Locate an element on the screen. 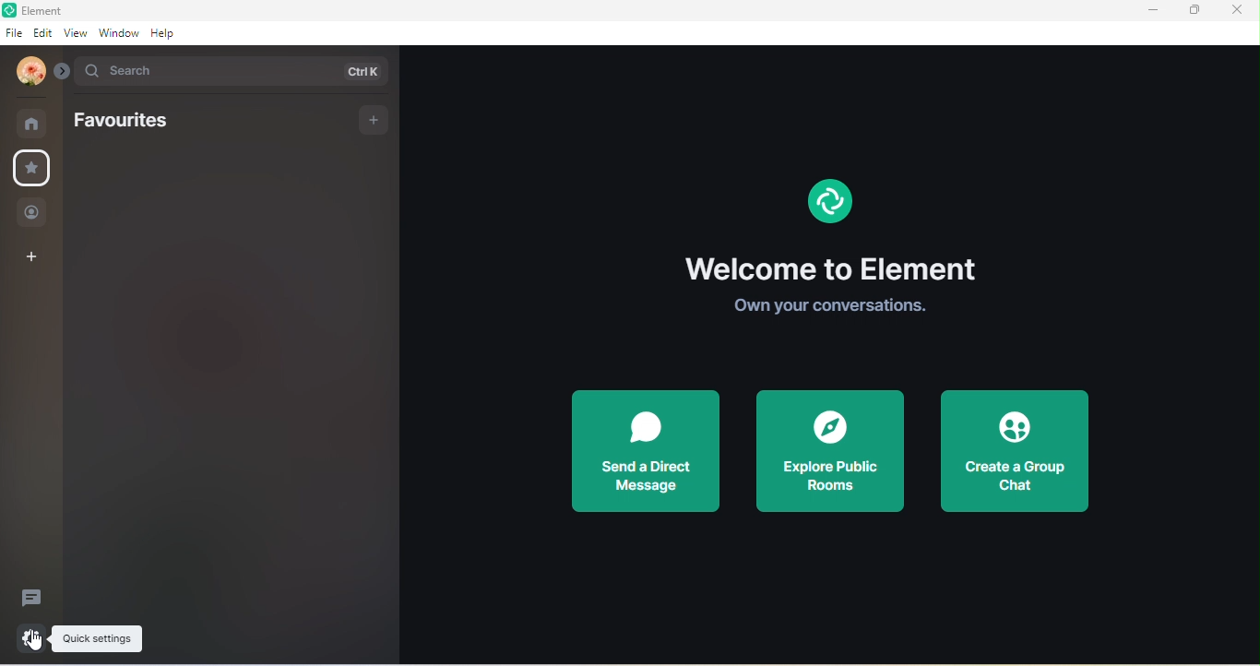 The height and width of the screenshot is (666, 1260). threads is located at coordinates (35, 597).